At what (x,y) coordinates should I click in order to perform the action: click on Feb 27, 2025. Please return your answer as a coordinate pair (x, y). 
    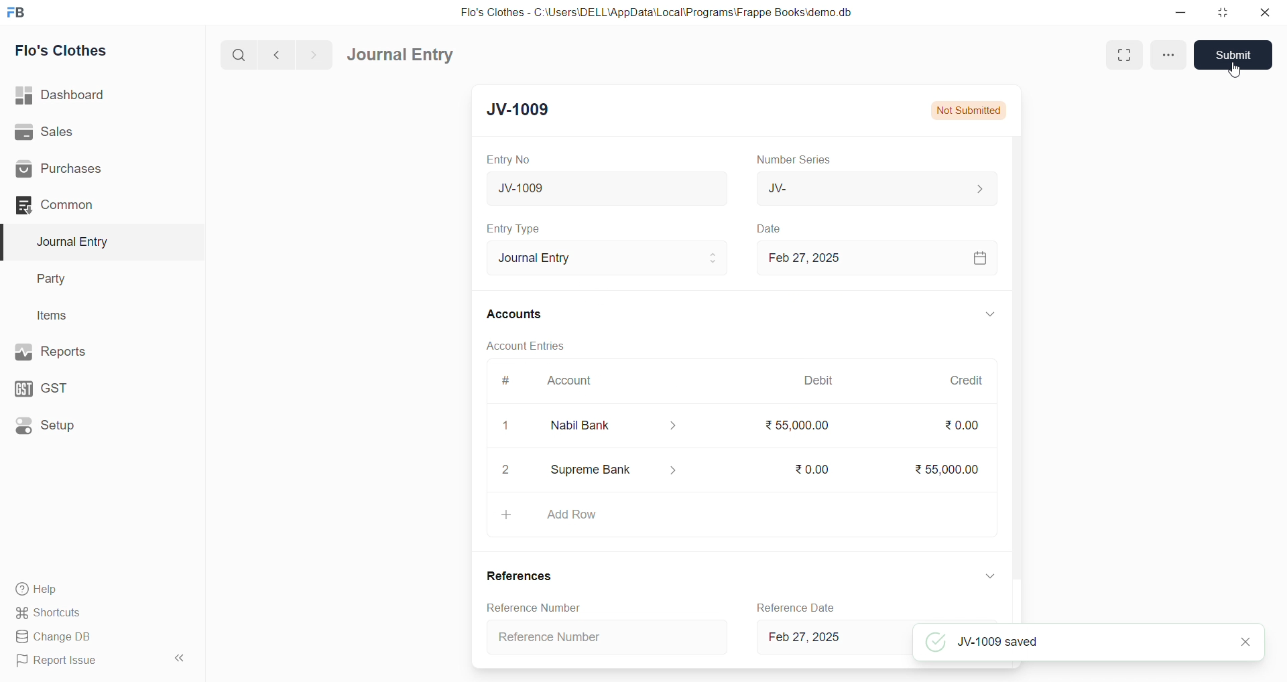
    Looking at the image, I should click on (830, 638).